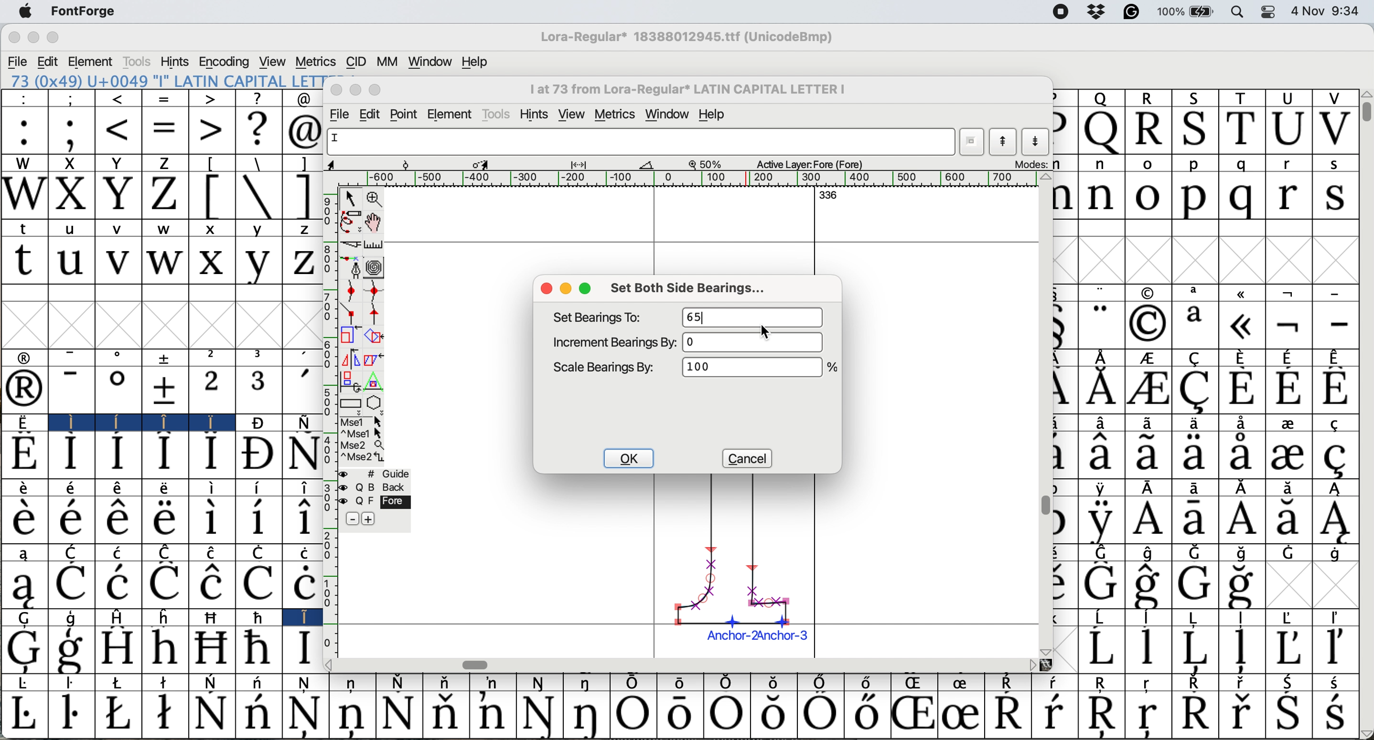 The height and width of the screenshot is (740, 1374). I want to click on y, so click(257, 262).